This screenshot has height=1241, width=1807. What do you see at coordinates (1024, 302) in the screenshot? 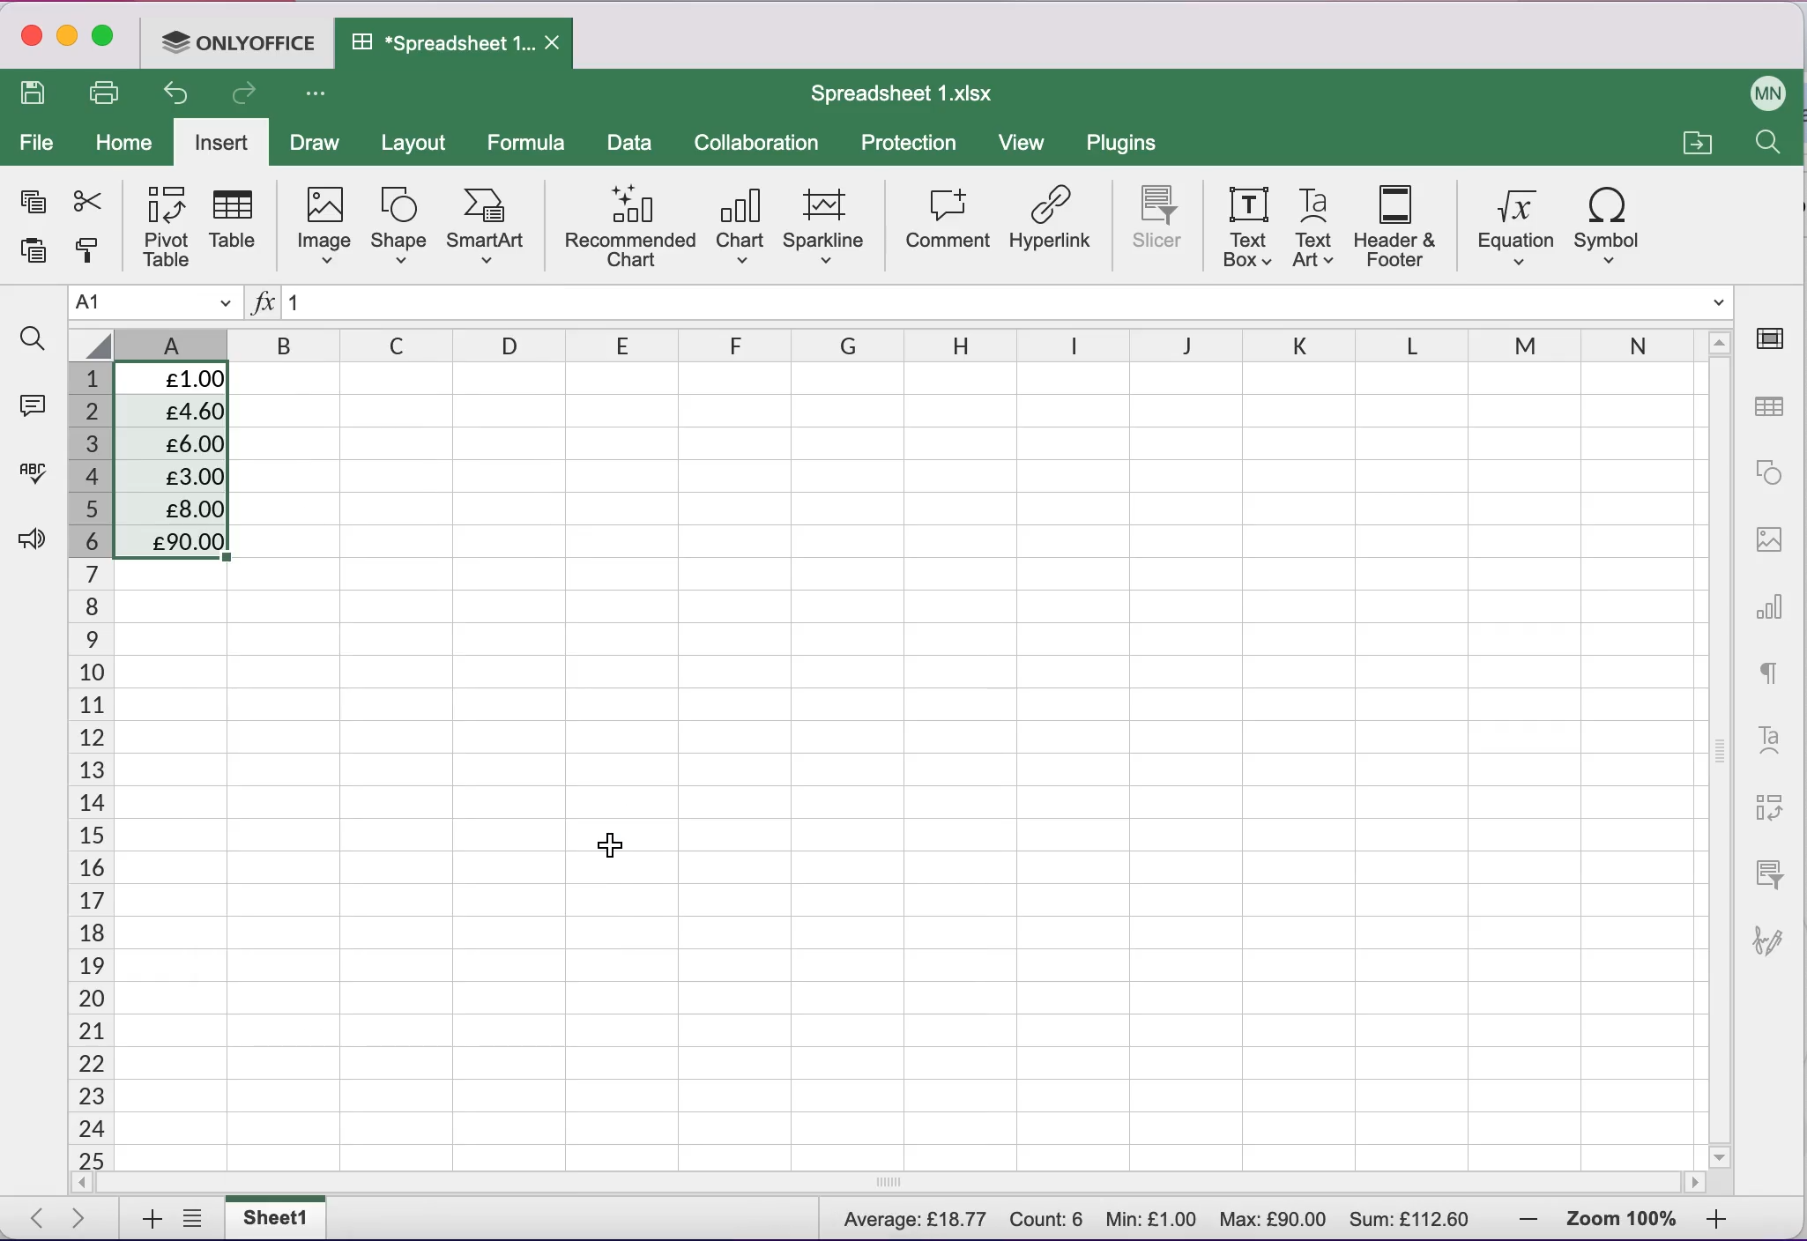
I see `Formula bar` at bounding box center [1024, 302].